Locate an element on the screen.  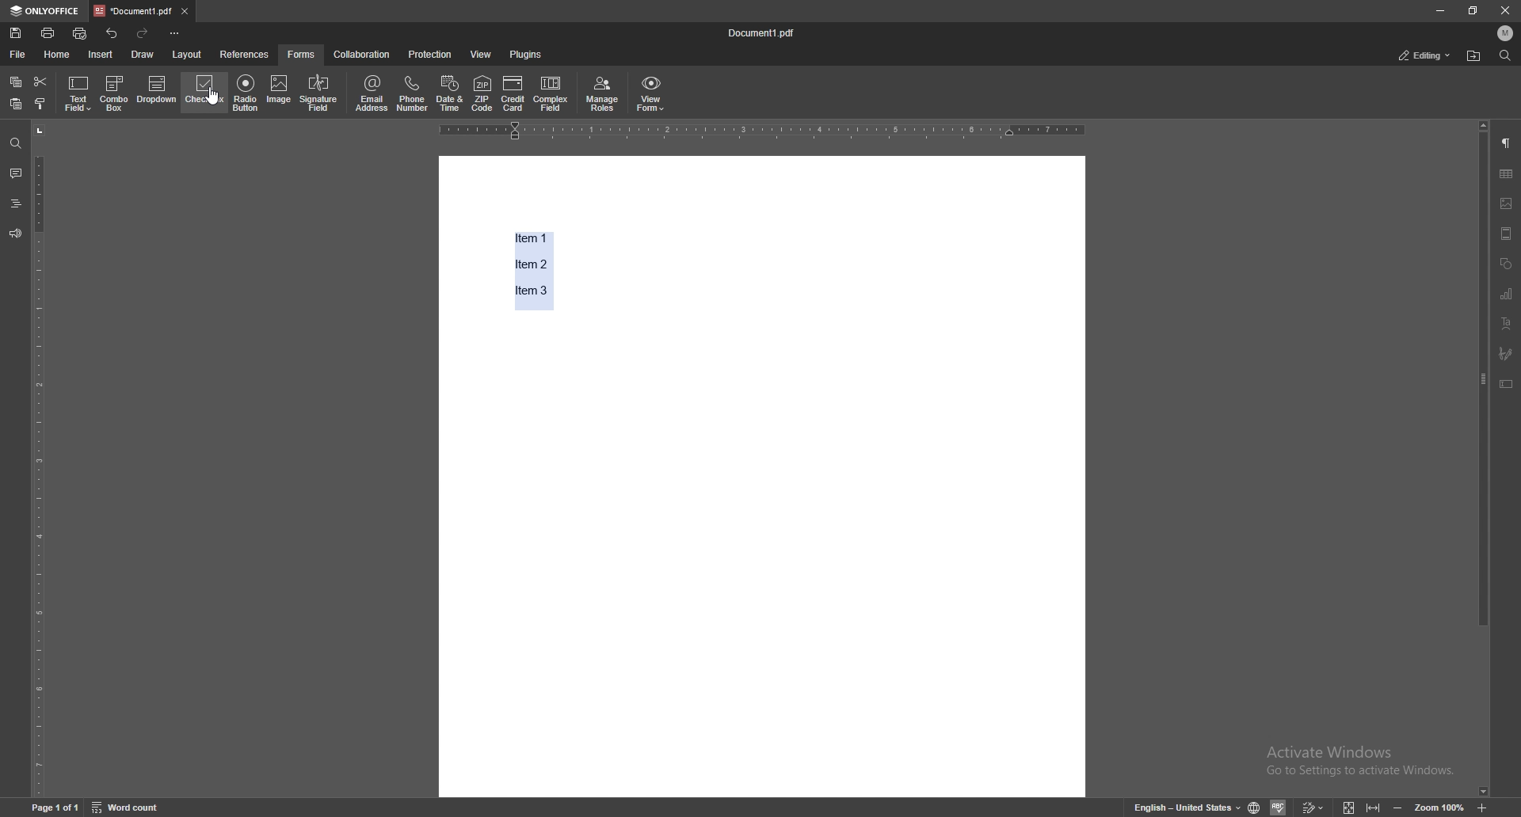
signature field is located at coordinates (1506, 353).